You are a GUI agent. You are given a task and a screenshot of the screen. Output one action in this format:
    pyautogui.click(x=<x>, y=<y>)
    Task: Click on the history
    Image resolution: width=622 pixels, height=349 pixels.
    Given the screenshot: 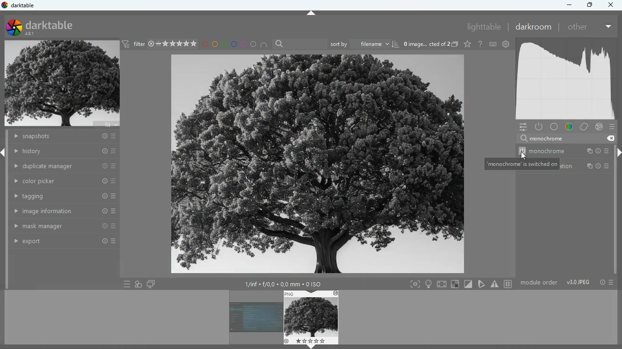 What is the action you would take?
    pyautogui.click(x=66, y=151)
    